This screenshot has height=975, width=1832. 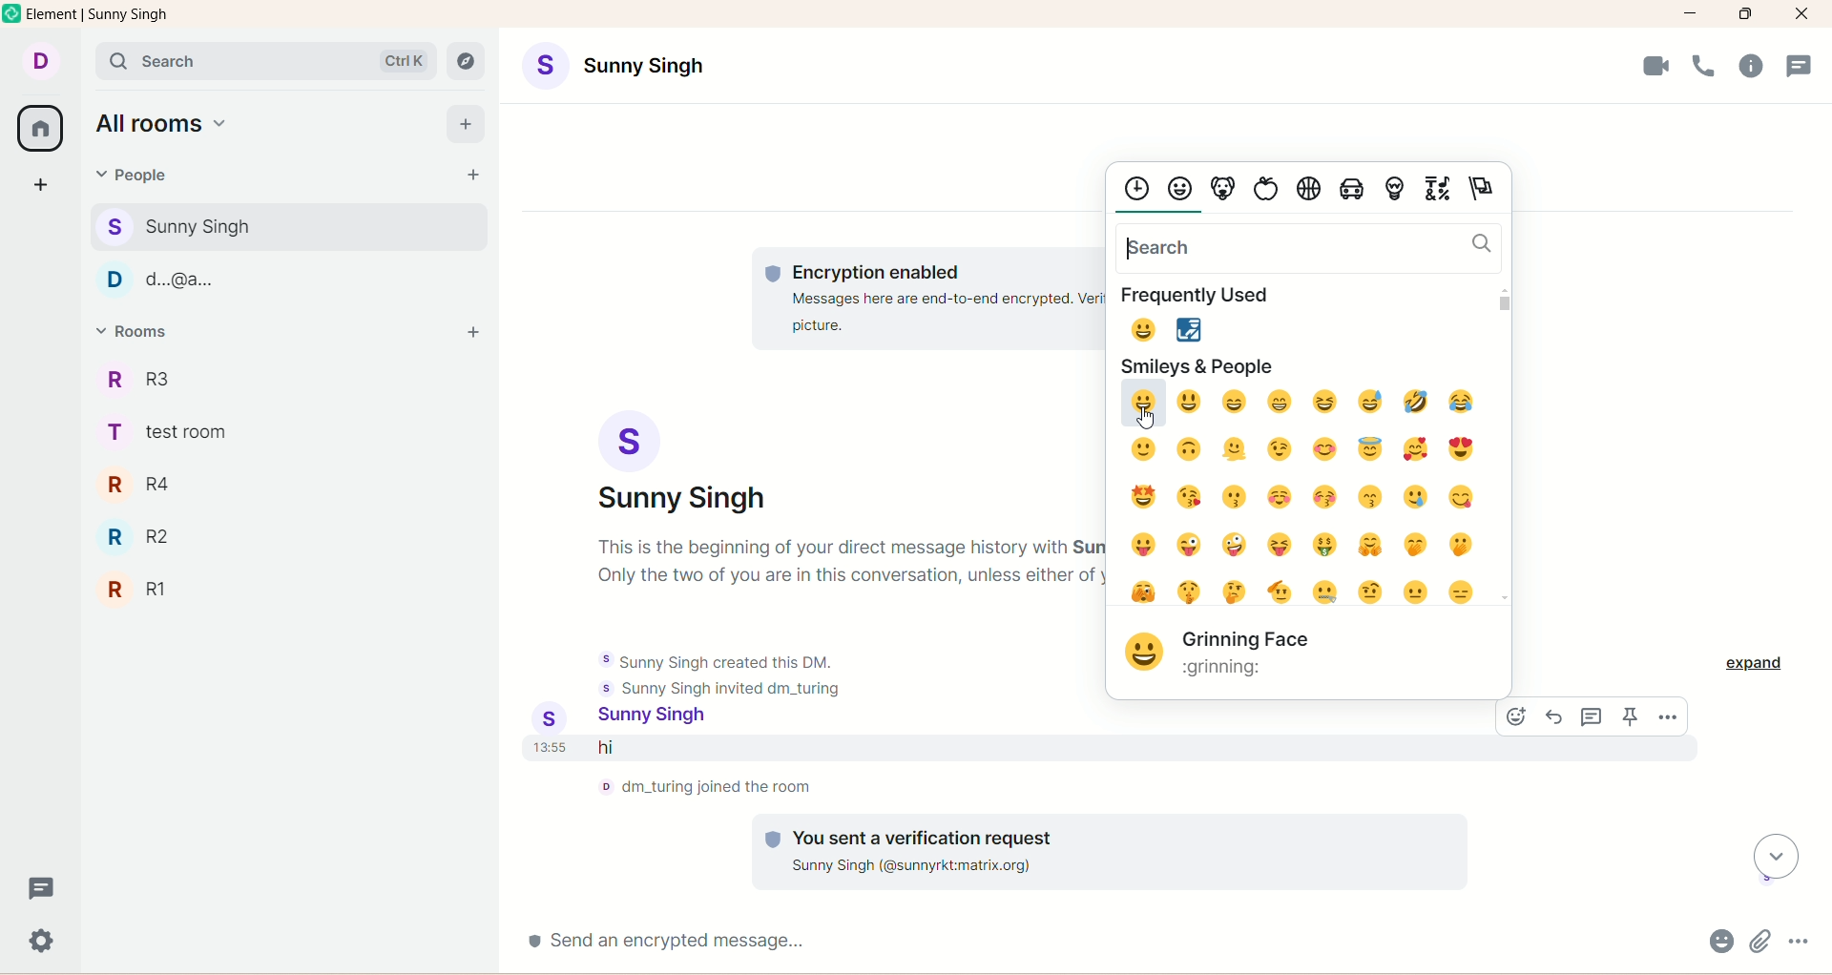 What do you see at coordinates (1326, 592) in the screenshot?
I see `Zipper-mouth face` at bounding box center [1326, 592].